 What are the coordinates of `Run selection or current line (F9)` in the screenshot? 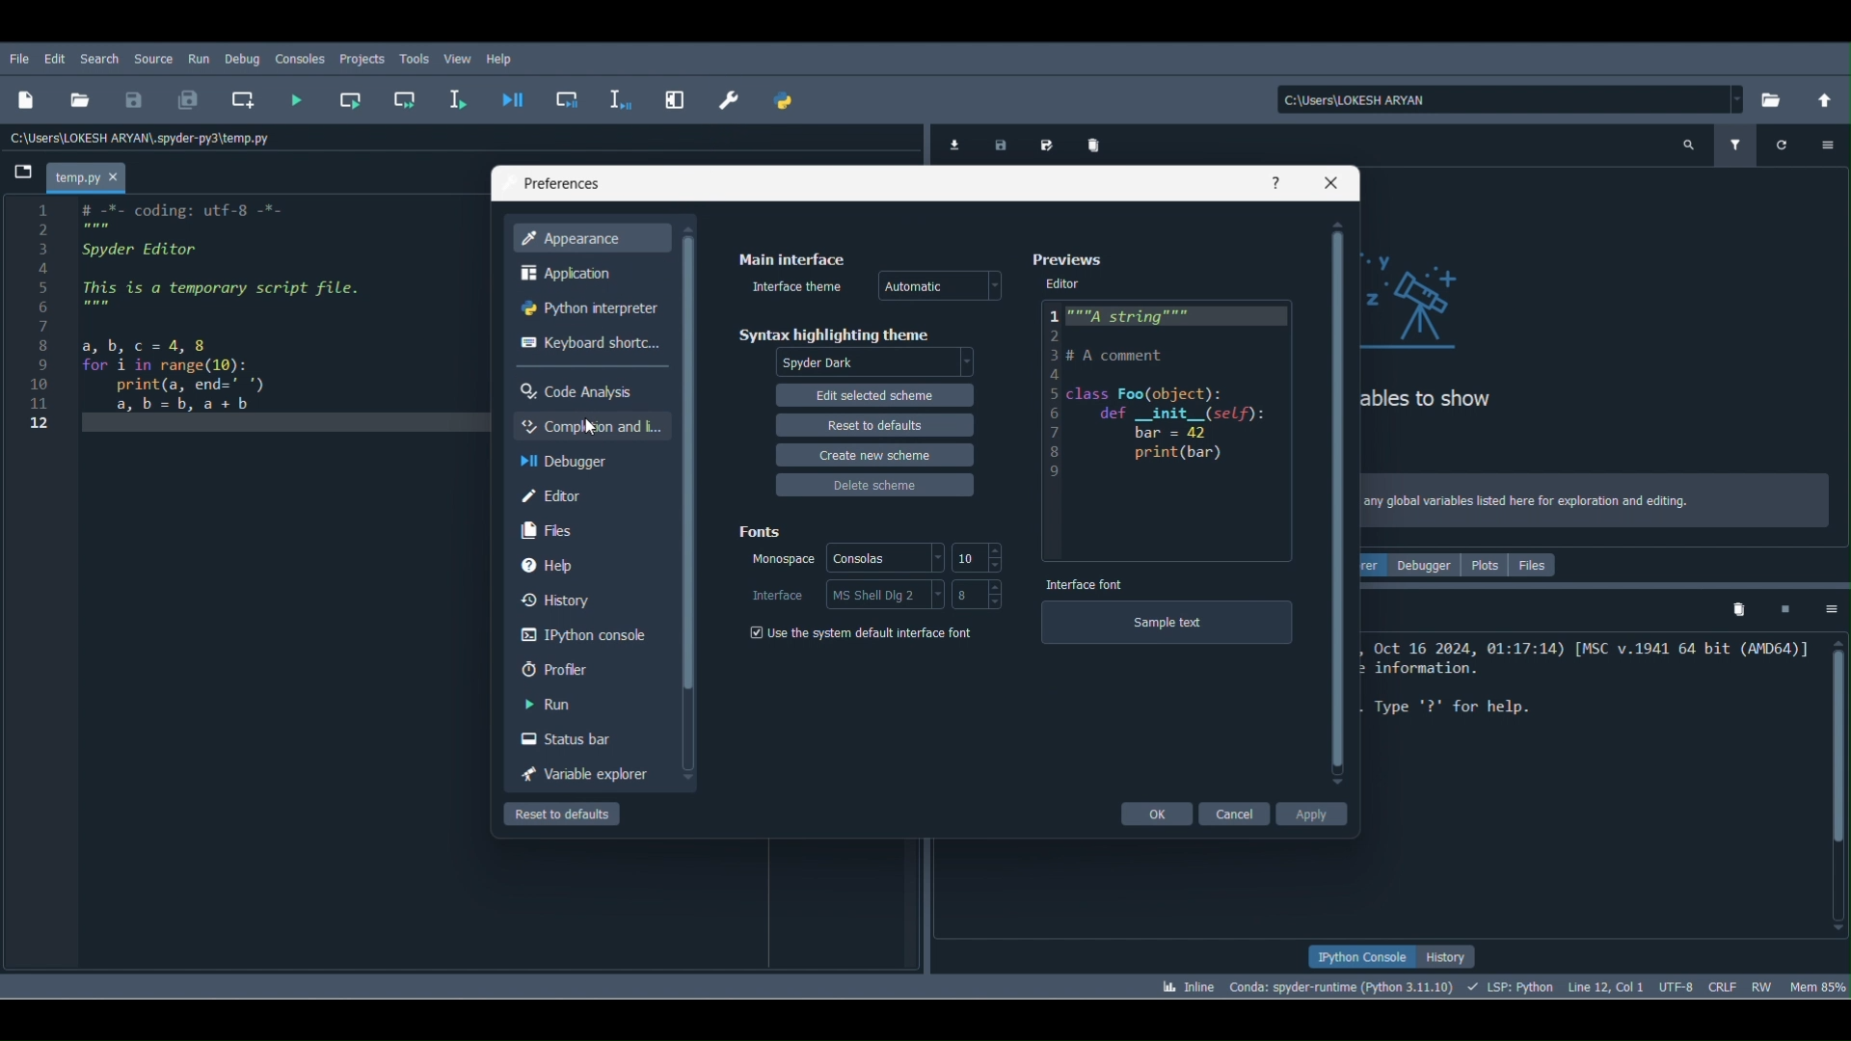 It's located at (465, 99).